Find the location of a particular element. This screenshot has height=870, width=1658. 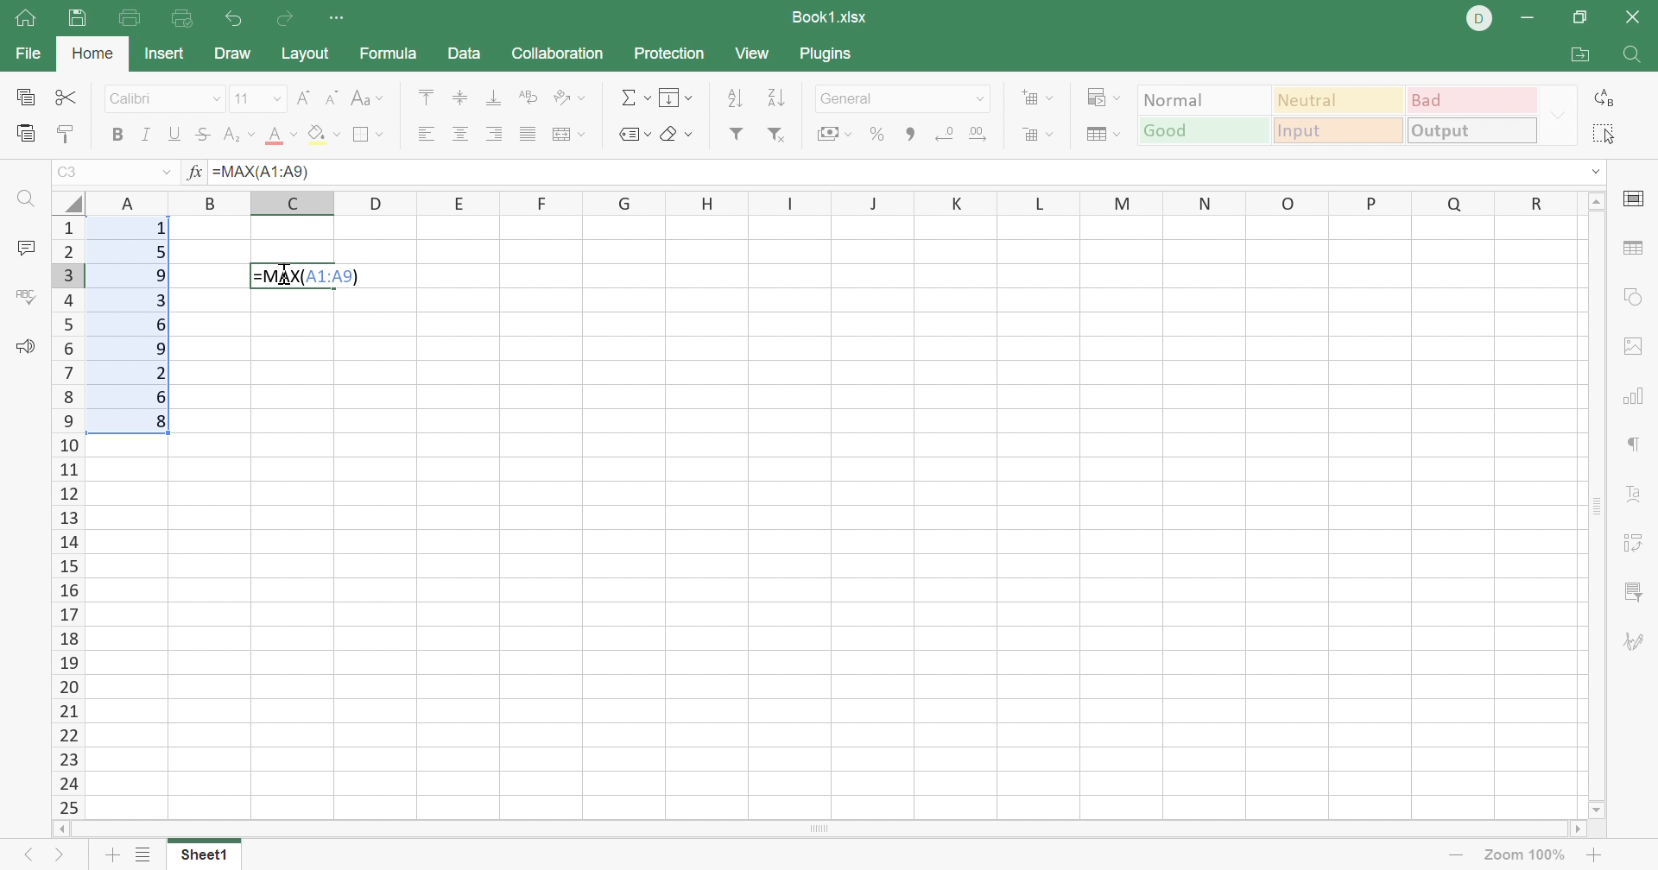

Cursor is located at coordinates (288, 276).